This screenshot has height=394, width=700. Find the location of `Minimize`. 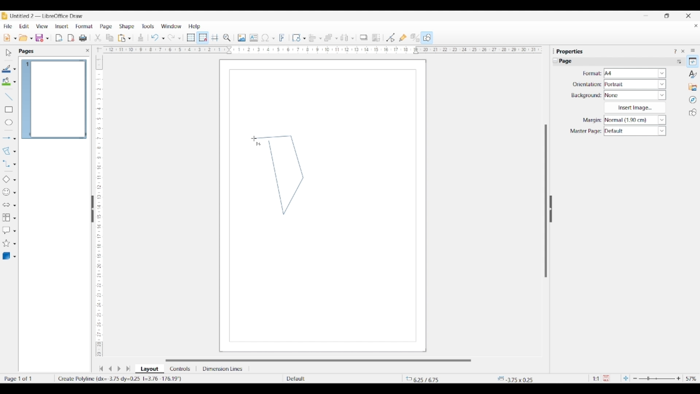

Minimize is located at coordinates (646, 16).